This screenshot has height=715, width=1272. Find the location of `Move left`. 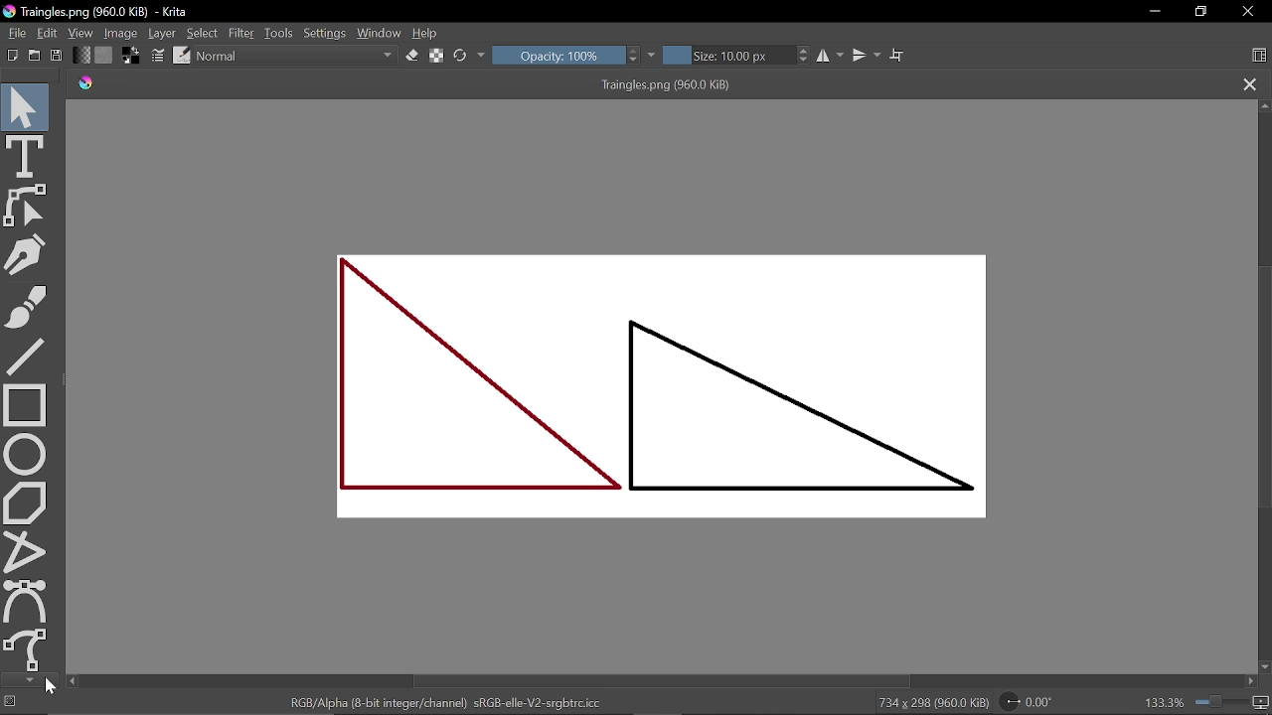

Move left is located at coordinates (74, 681).